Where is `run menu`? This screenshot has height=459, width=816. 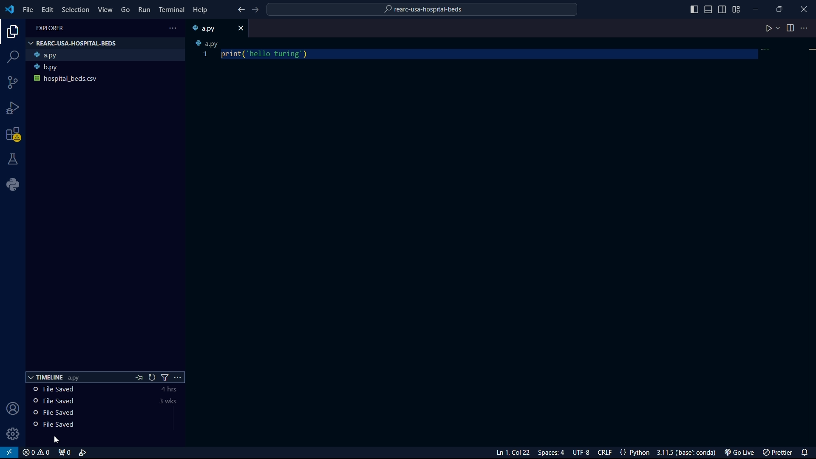
run menu is located at coordinates (144, 10).